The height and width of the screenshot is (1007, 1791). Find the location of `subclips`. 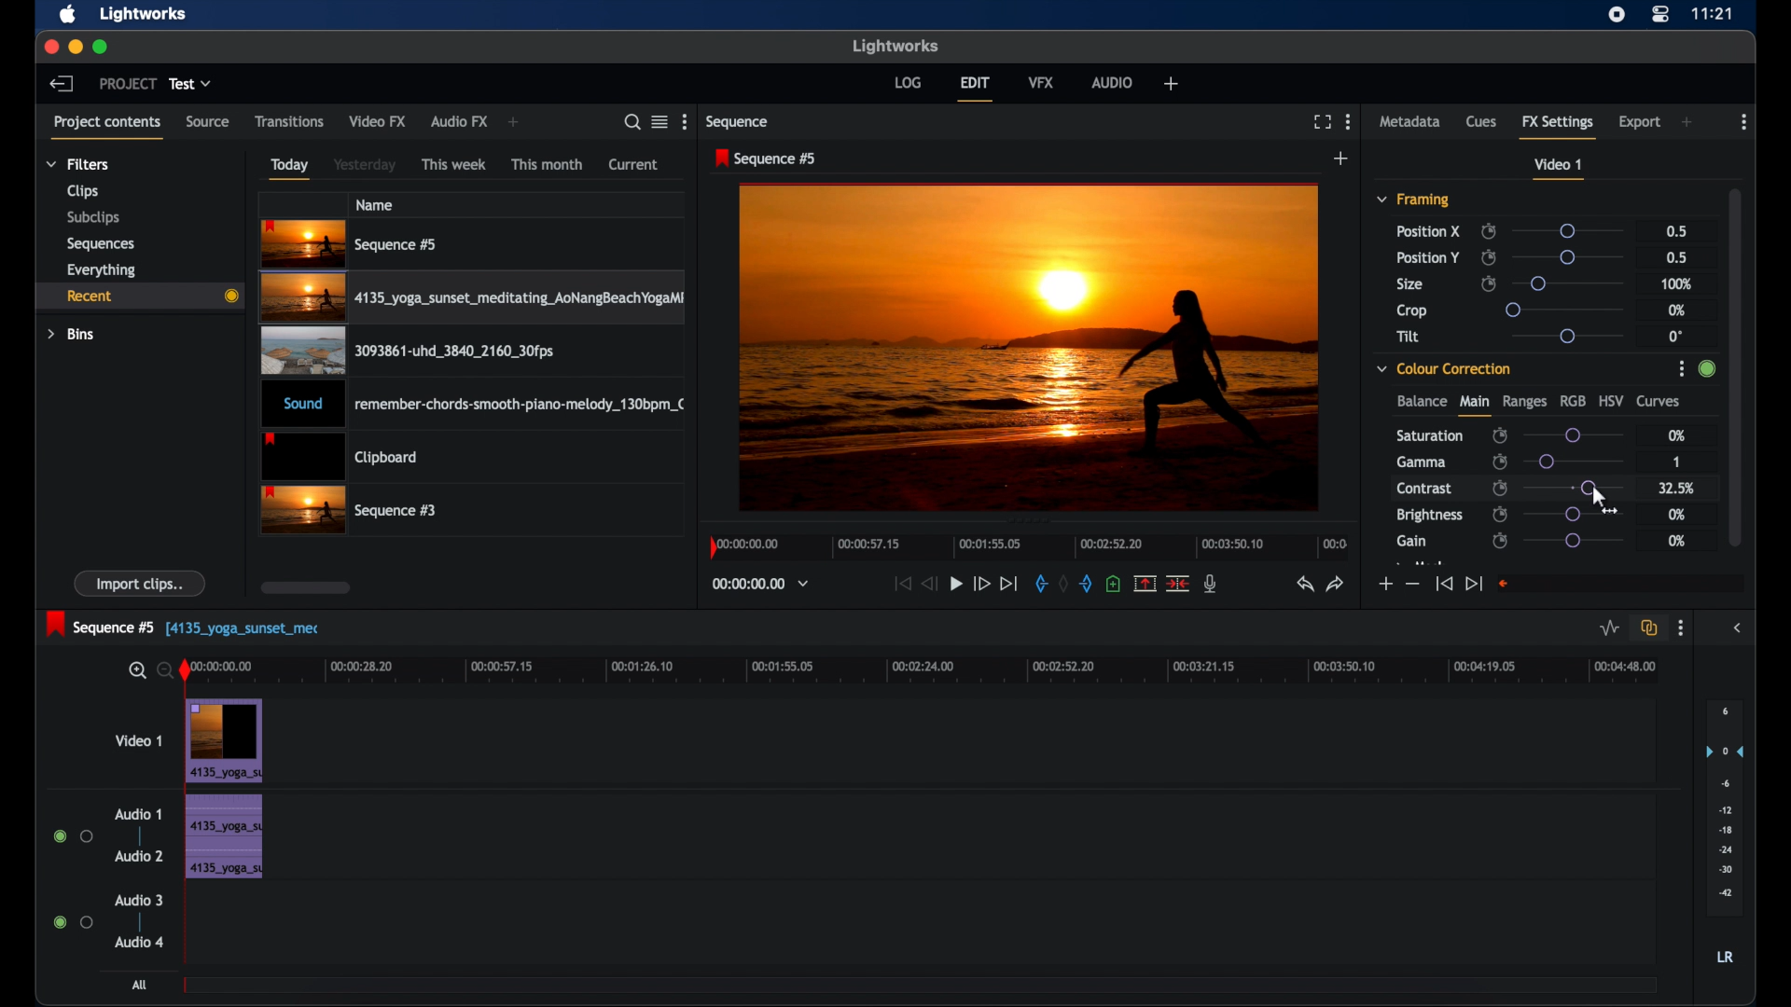

subclips is located at coordinates (94, 217).